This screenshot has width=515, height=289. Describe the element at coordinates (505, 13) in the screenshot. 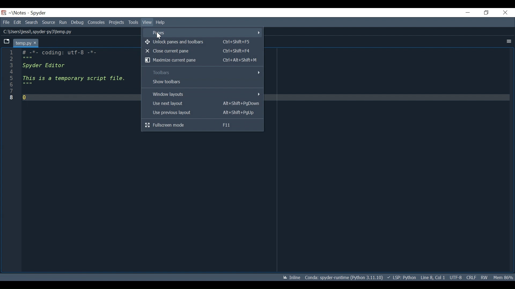

I see `Close` at that location.